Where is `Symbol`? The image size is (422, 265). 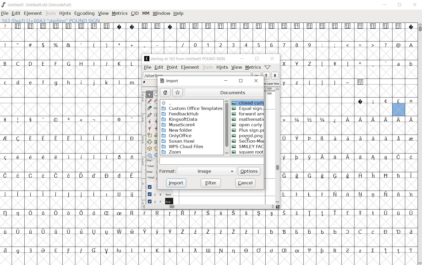 Symbol is located at coordinates (259, 250).